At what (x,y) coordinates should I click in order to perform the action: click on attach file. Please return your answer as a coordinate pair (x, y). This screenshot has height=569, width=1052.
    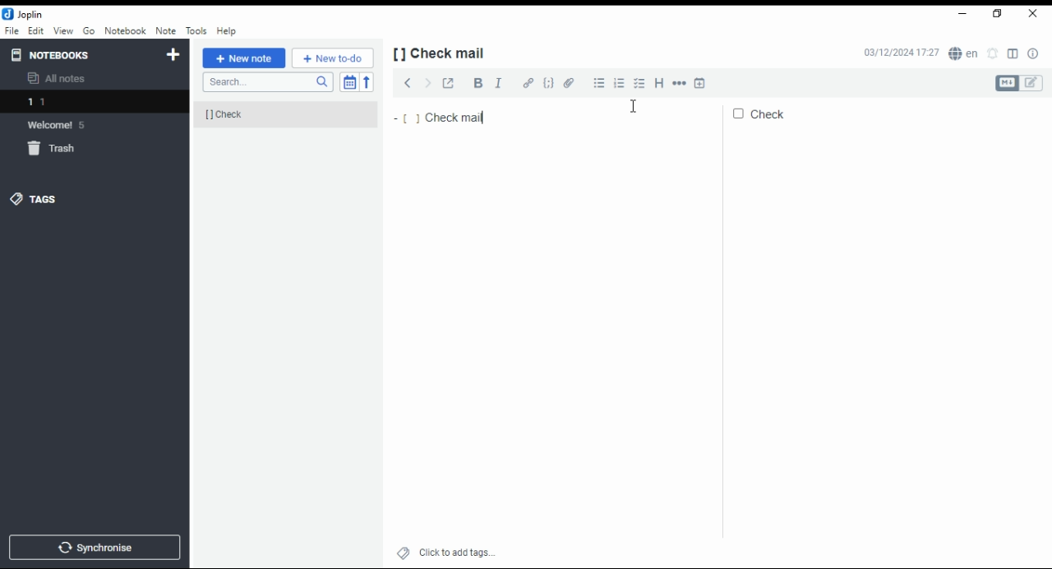
    Looking at the image, I should click on (568, 84).